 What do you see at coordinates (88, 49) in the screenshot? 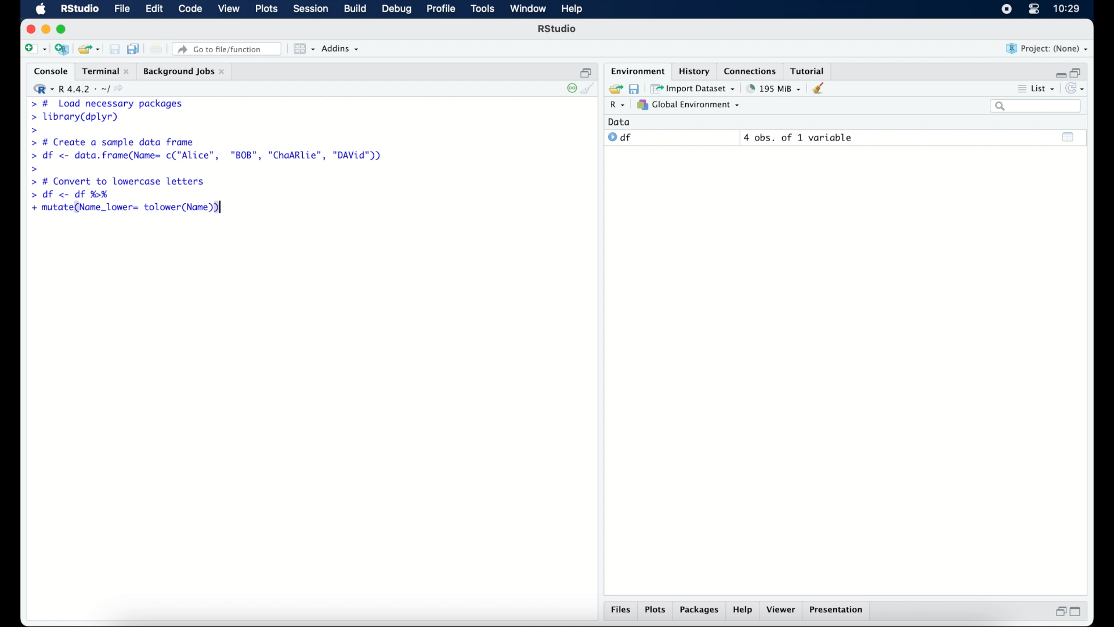
I see `load existing project` at bounding box center [88, 49].